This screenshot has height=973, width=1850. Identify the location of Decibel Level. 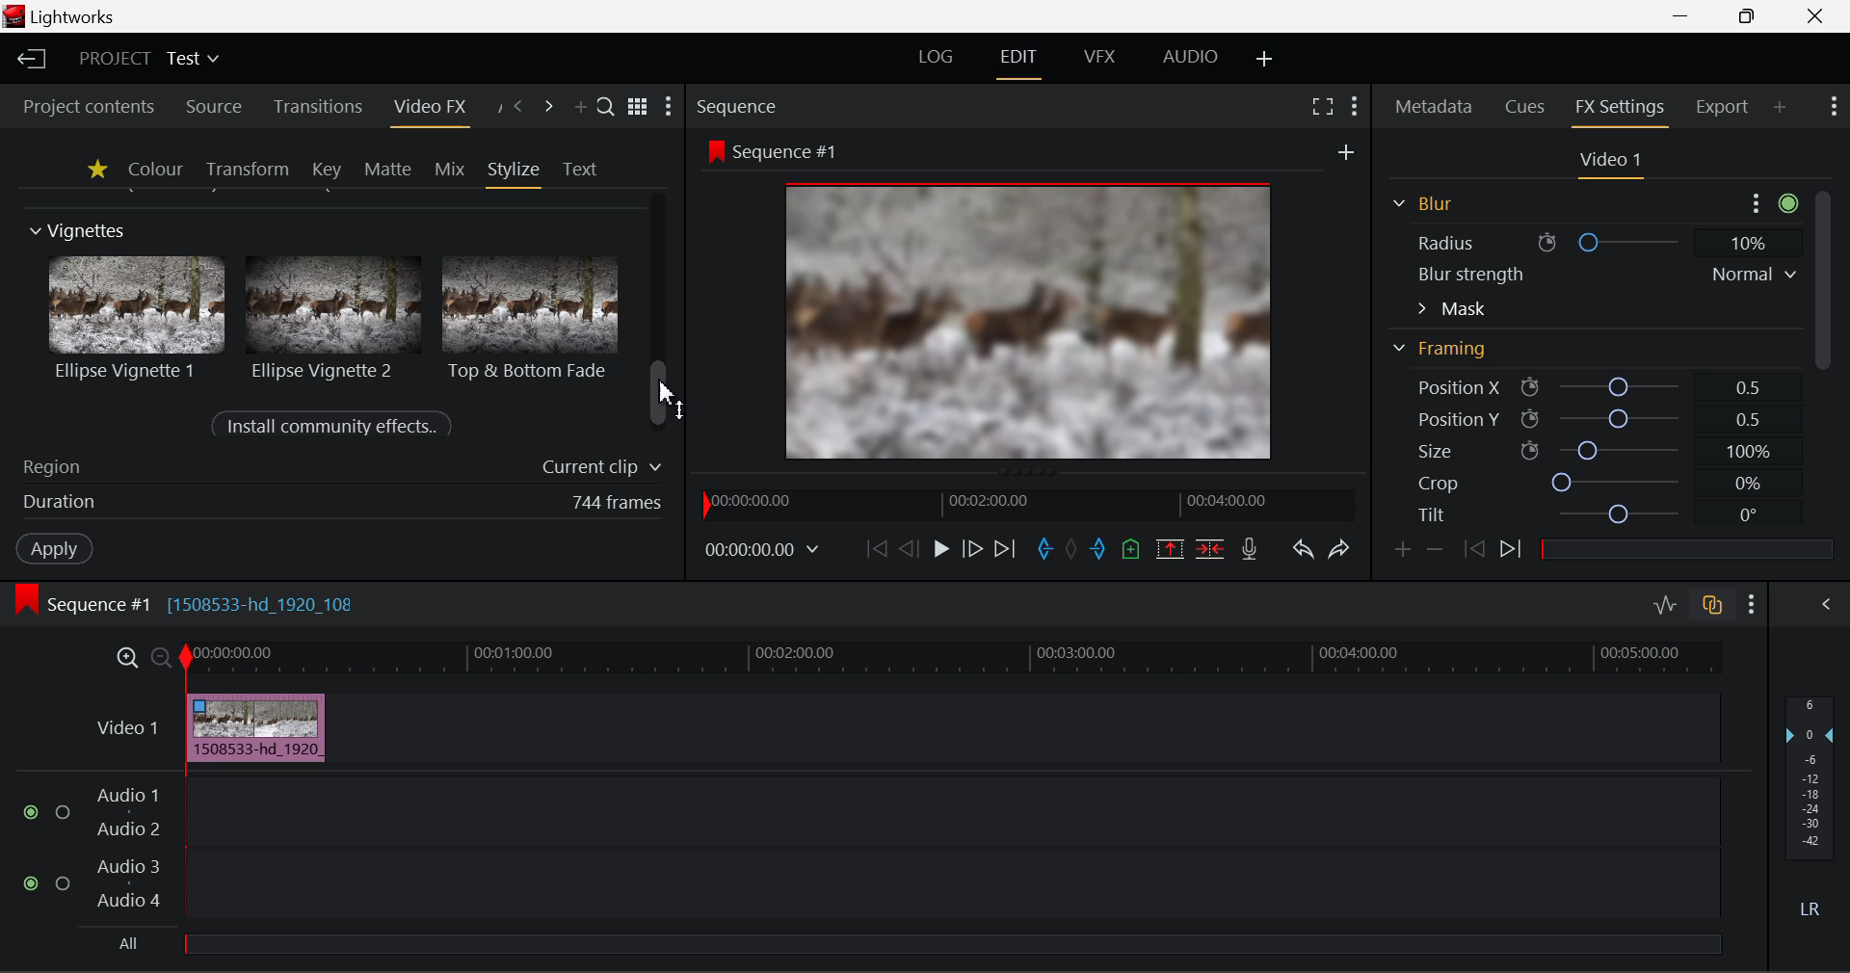
(1810, 813).